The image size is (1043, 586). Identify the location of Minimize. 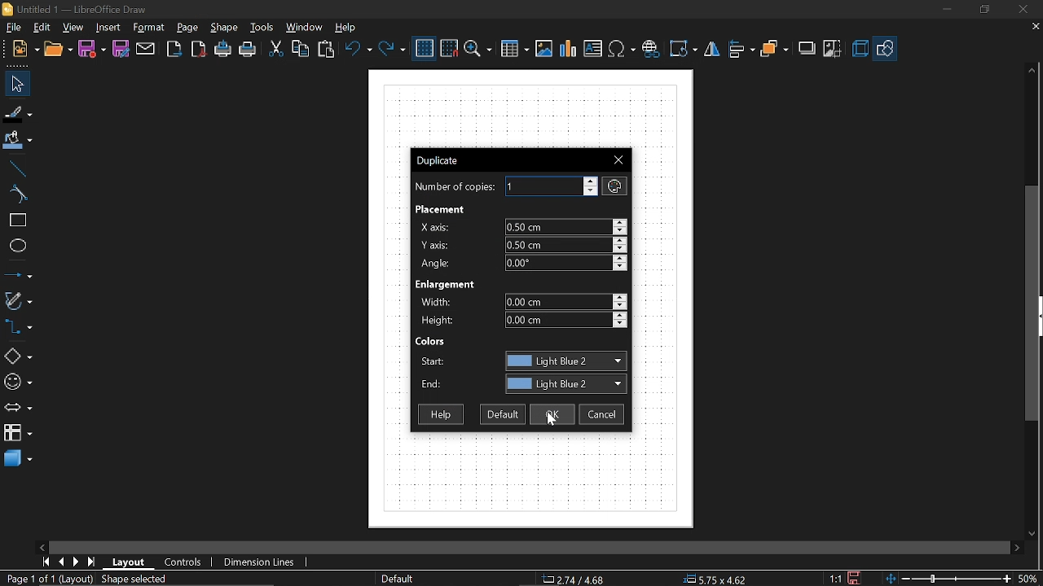
(944, 9).